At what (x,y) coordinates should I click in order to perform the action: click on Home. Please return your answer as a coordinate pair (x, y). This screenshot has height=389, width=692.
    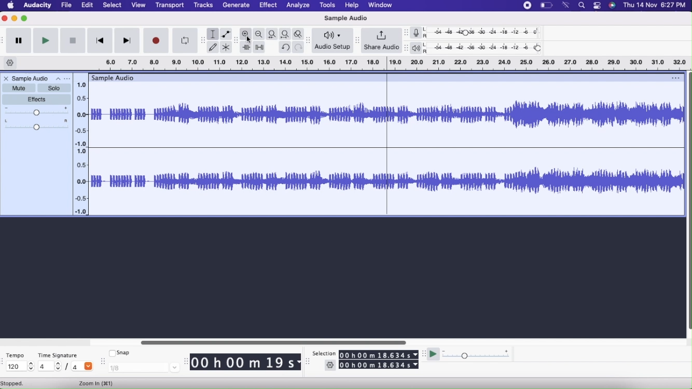
    Looking at the image, I should click on (10, 6).